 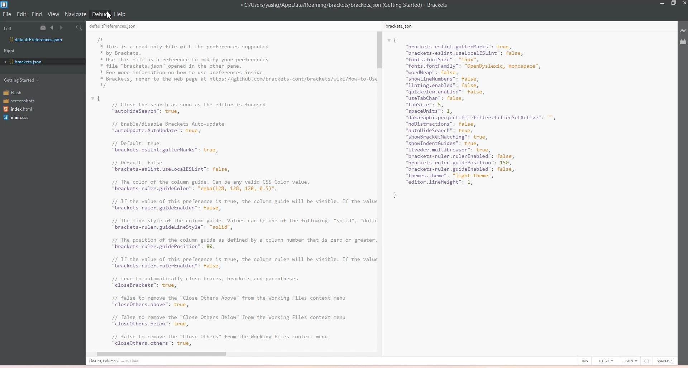 I want to click on Screenshots, so click(x=19, y=100).